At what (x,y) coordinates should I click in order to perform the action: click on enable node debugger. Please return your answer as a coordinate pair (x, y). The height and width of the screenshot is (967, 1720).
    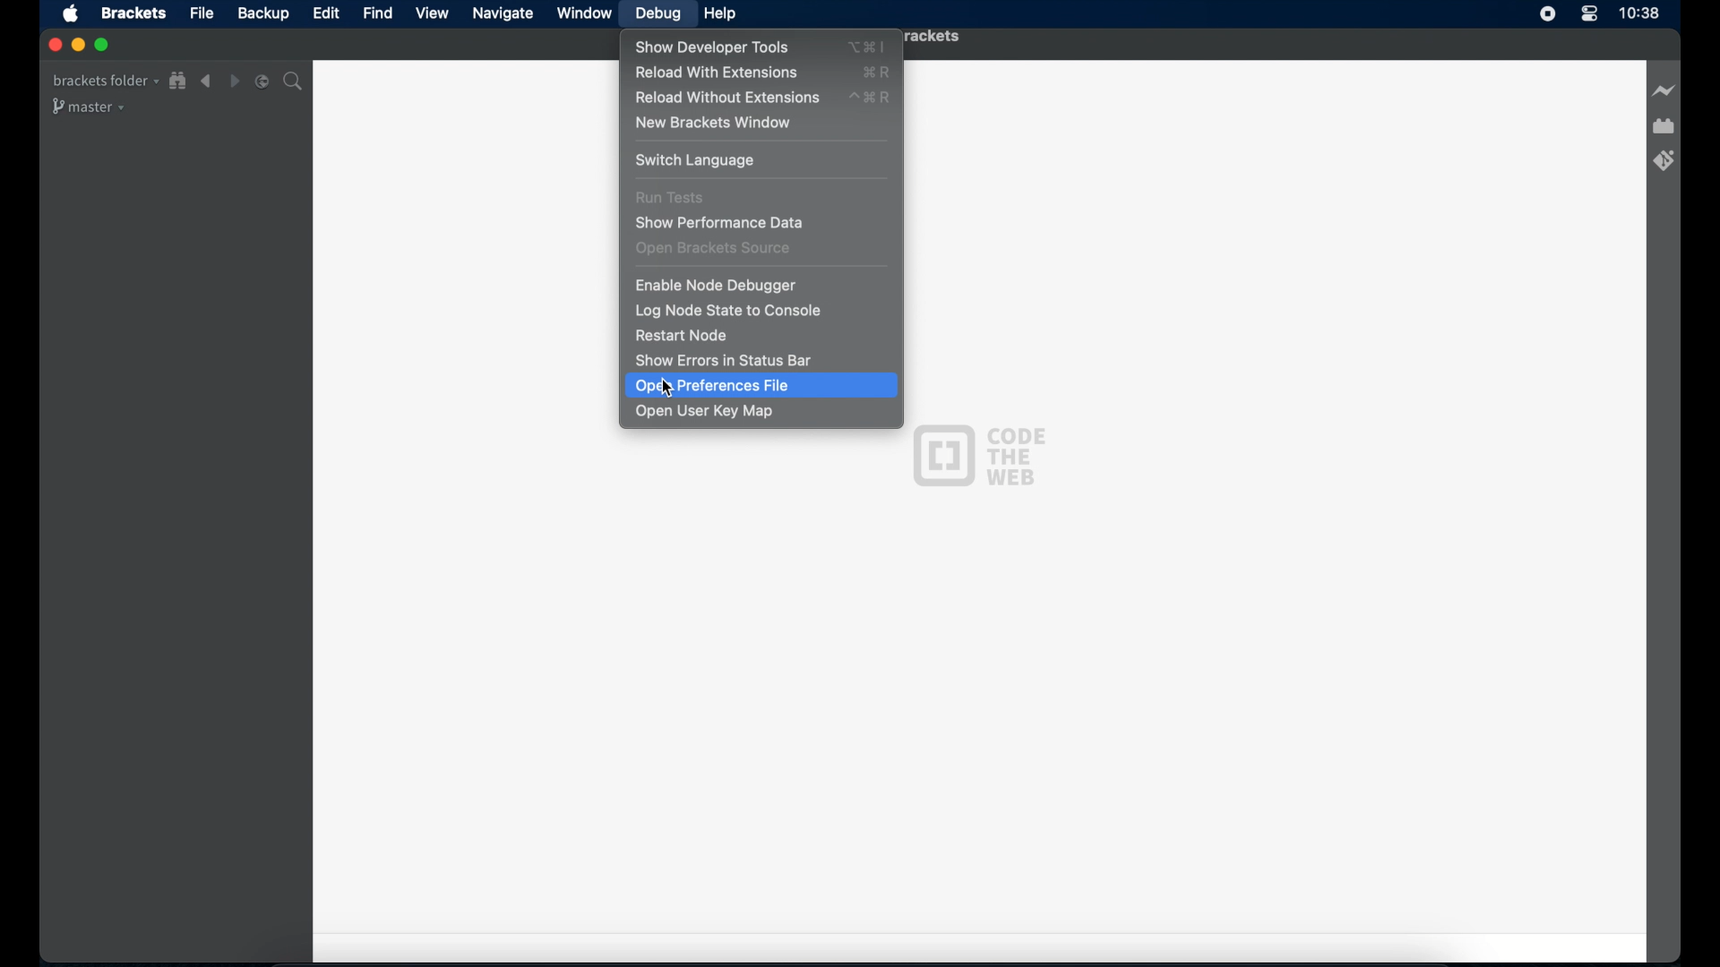
    Looking at the image, I should click on (717, 287).